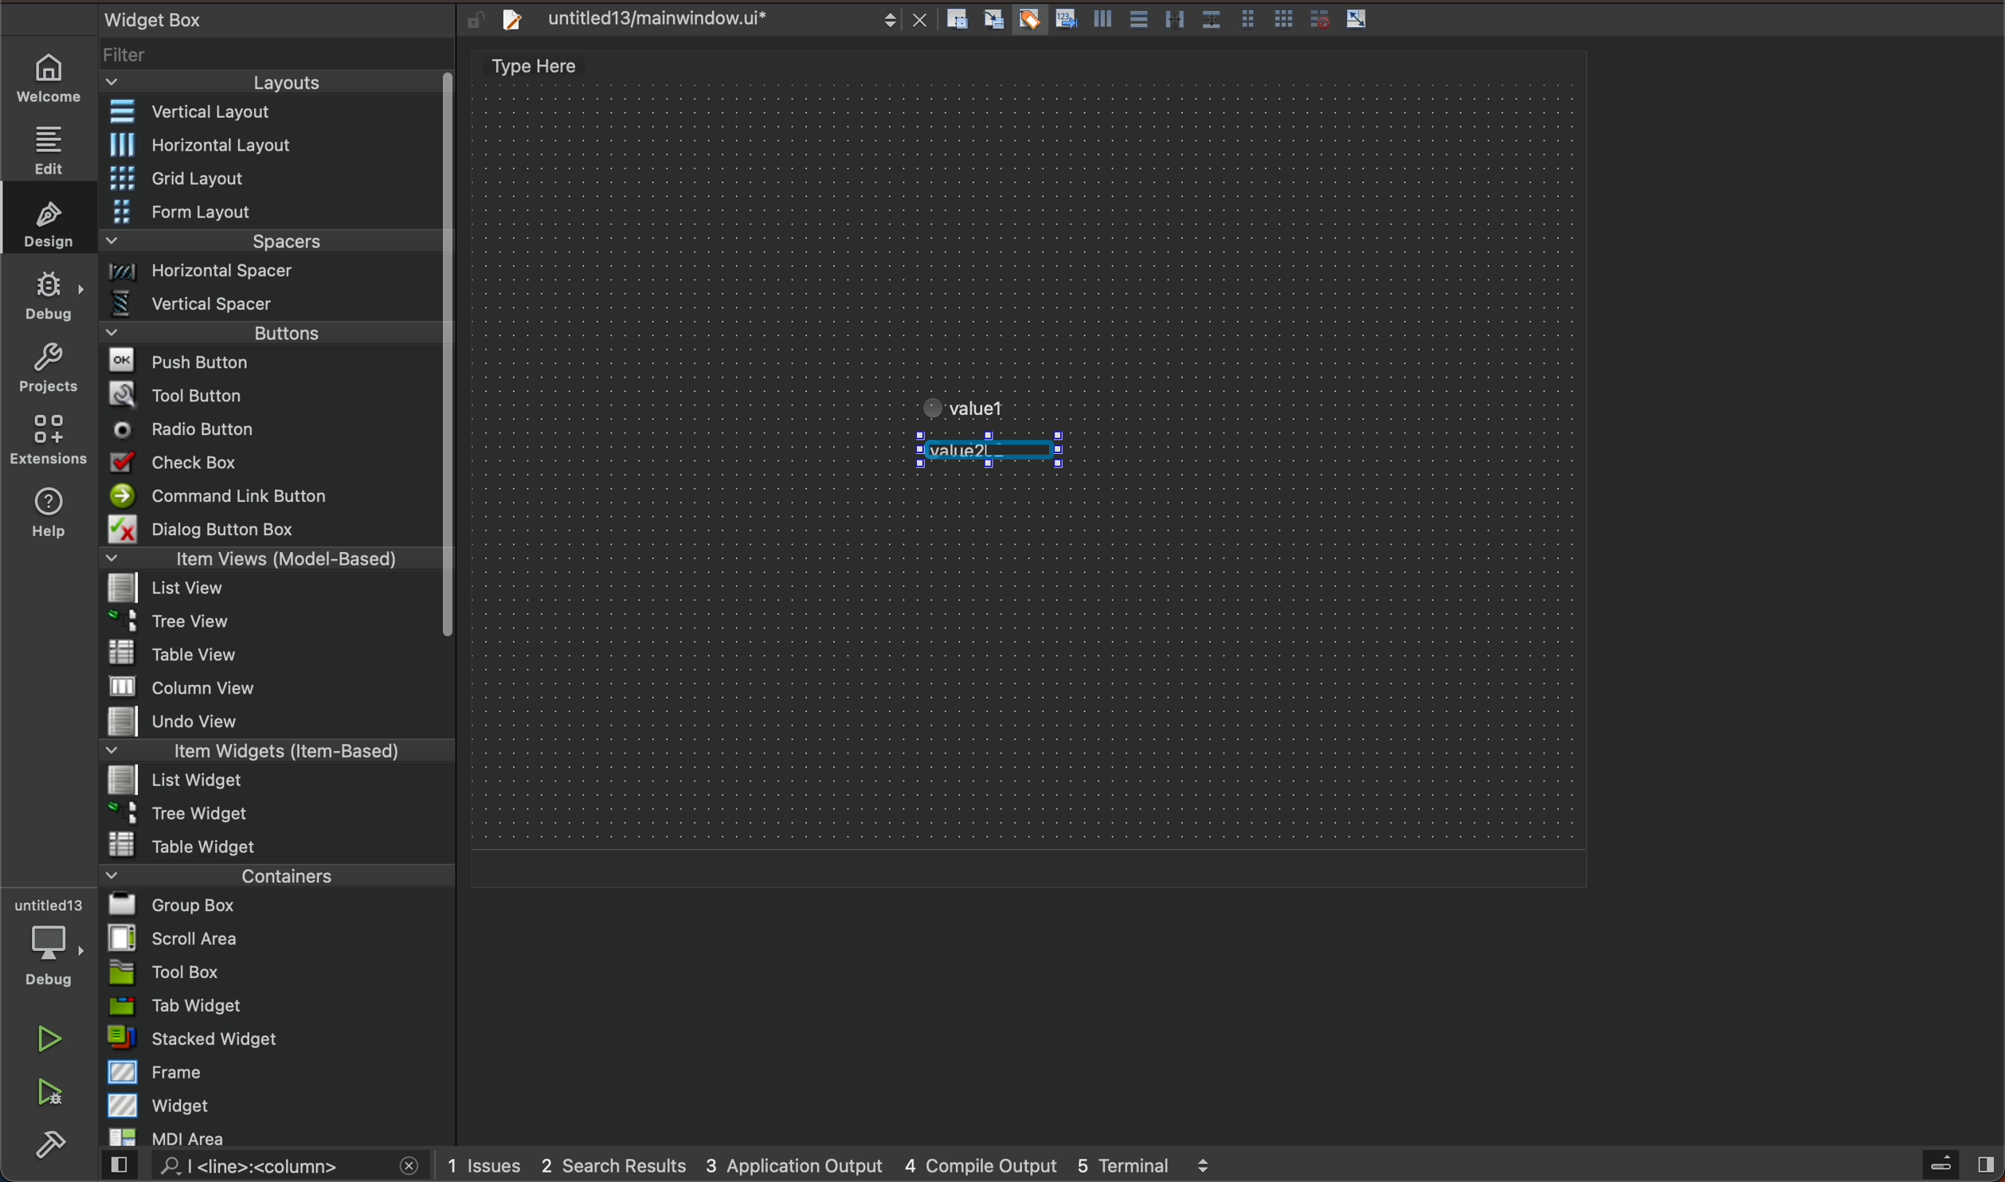 This screenshot has width=2005, height=1182. Describe the element at coordinates (273, 180) in the screenshot. I see `` at that location.